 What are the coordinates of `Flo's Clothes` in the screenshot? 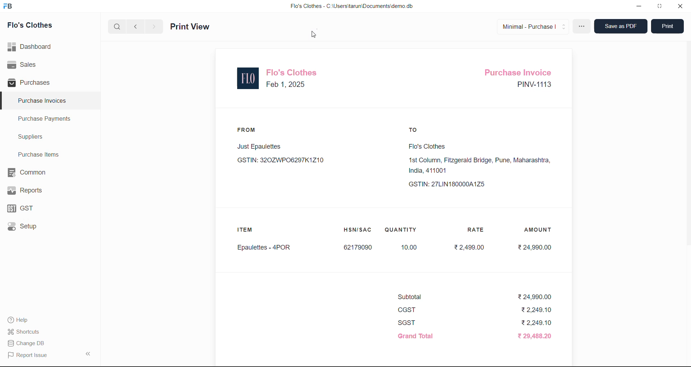 It's located at (35, 26).